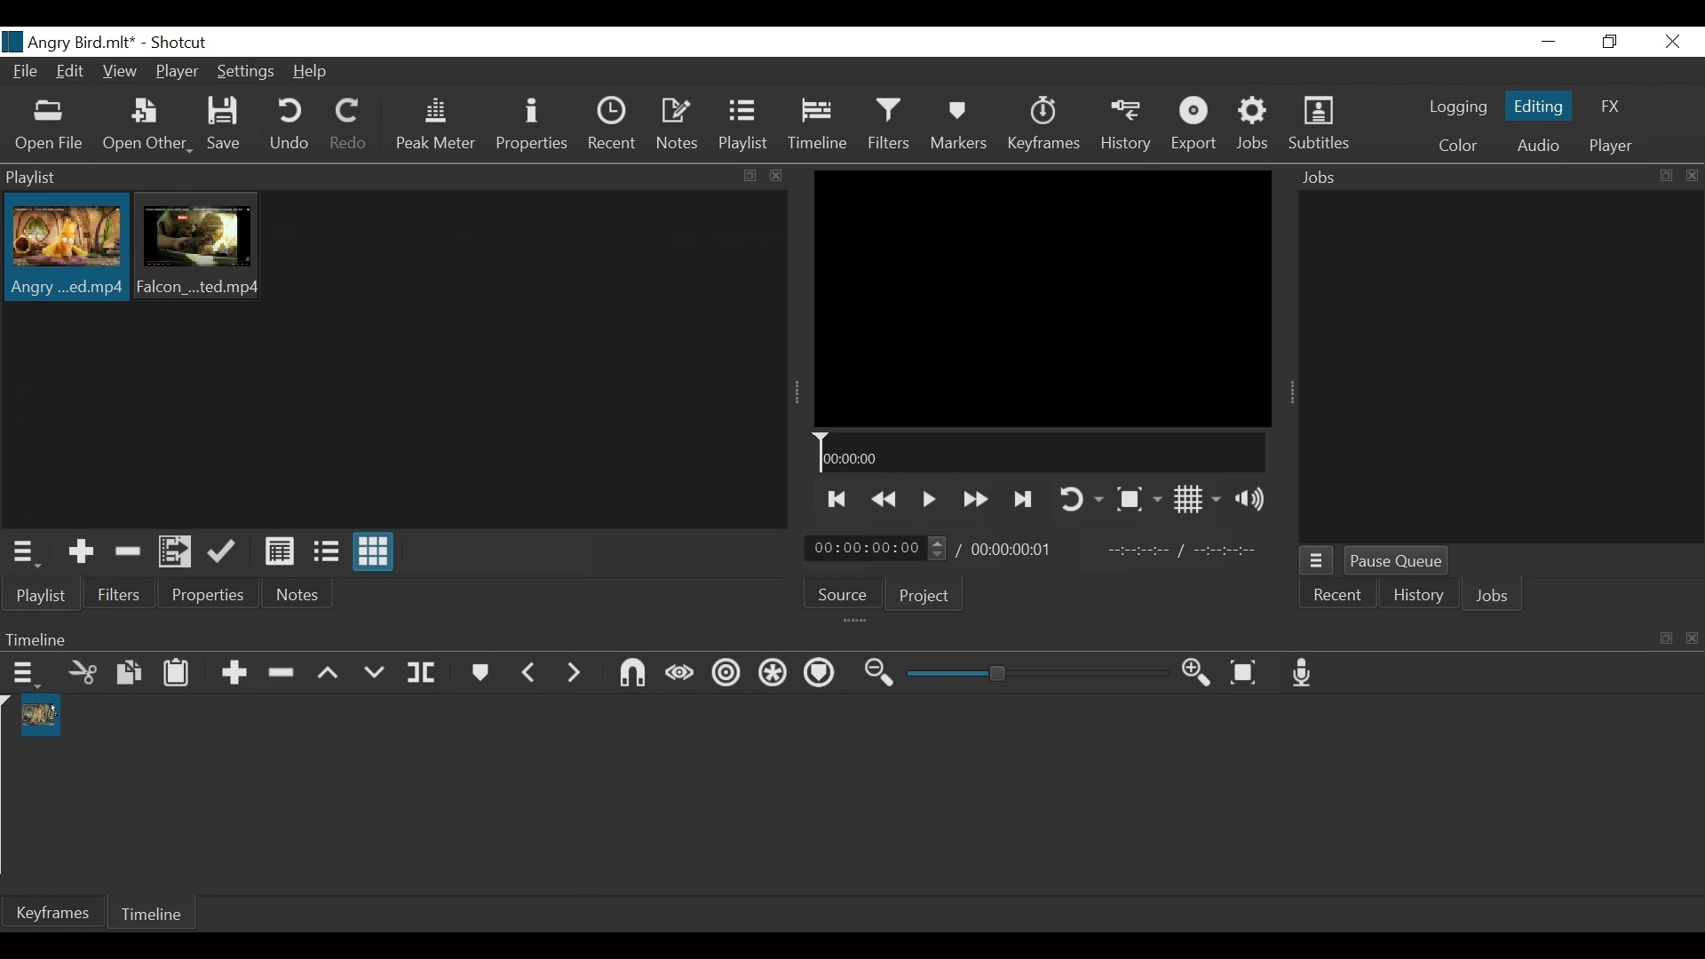 This screenshot has height=959, width=1705. What do you see at coordinates (178, 44) in the screenshot?
I see `Shotcut` at bounding box center [178, 44].